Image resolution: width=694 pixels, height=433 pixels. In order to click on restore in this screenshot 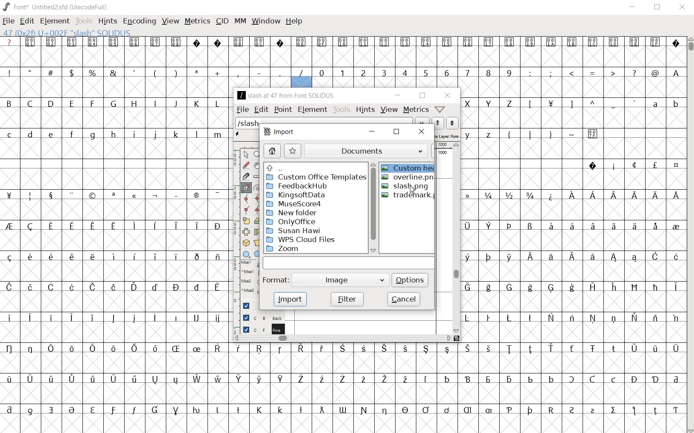, I will do `click(397, 132)`.